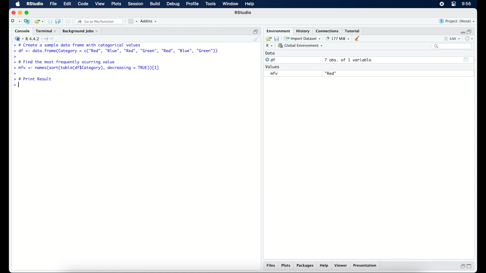  I want to click on > # Create a sample data frame with categorical values|, so click(84, 45).